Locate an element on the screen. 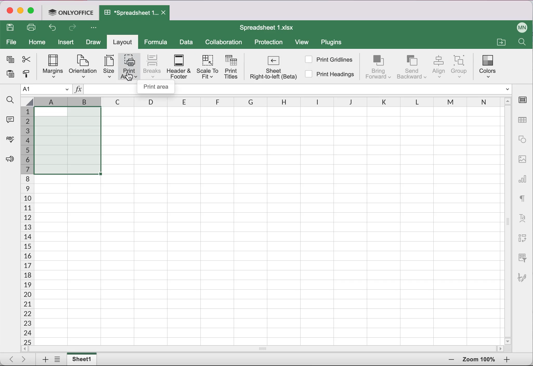 This screenshot has height=366, width=533. cut is located at coordinates (26, 59).